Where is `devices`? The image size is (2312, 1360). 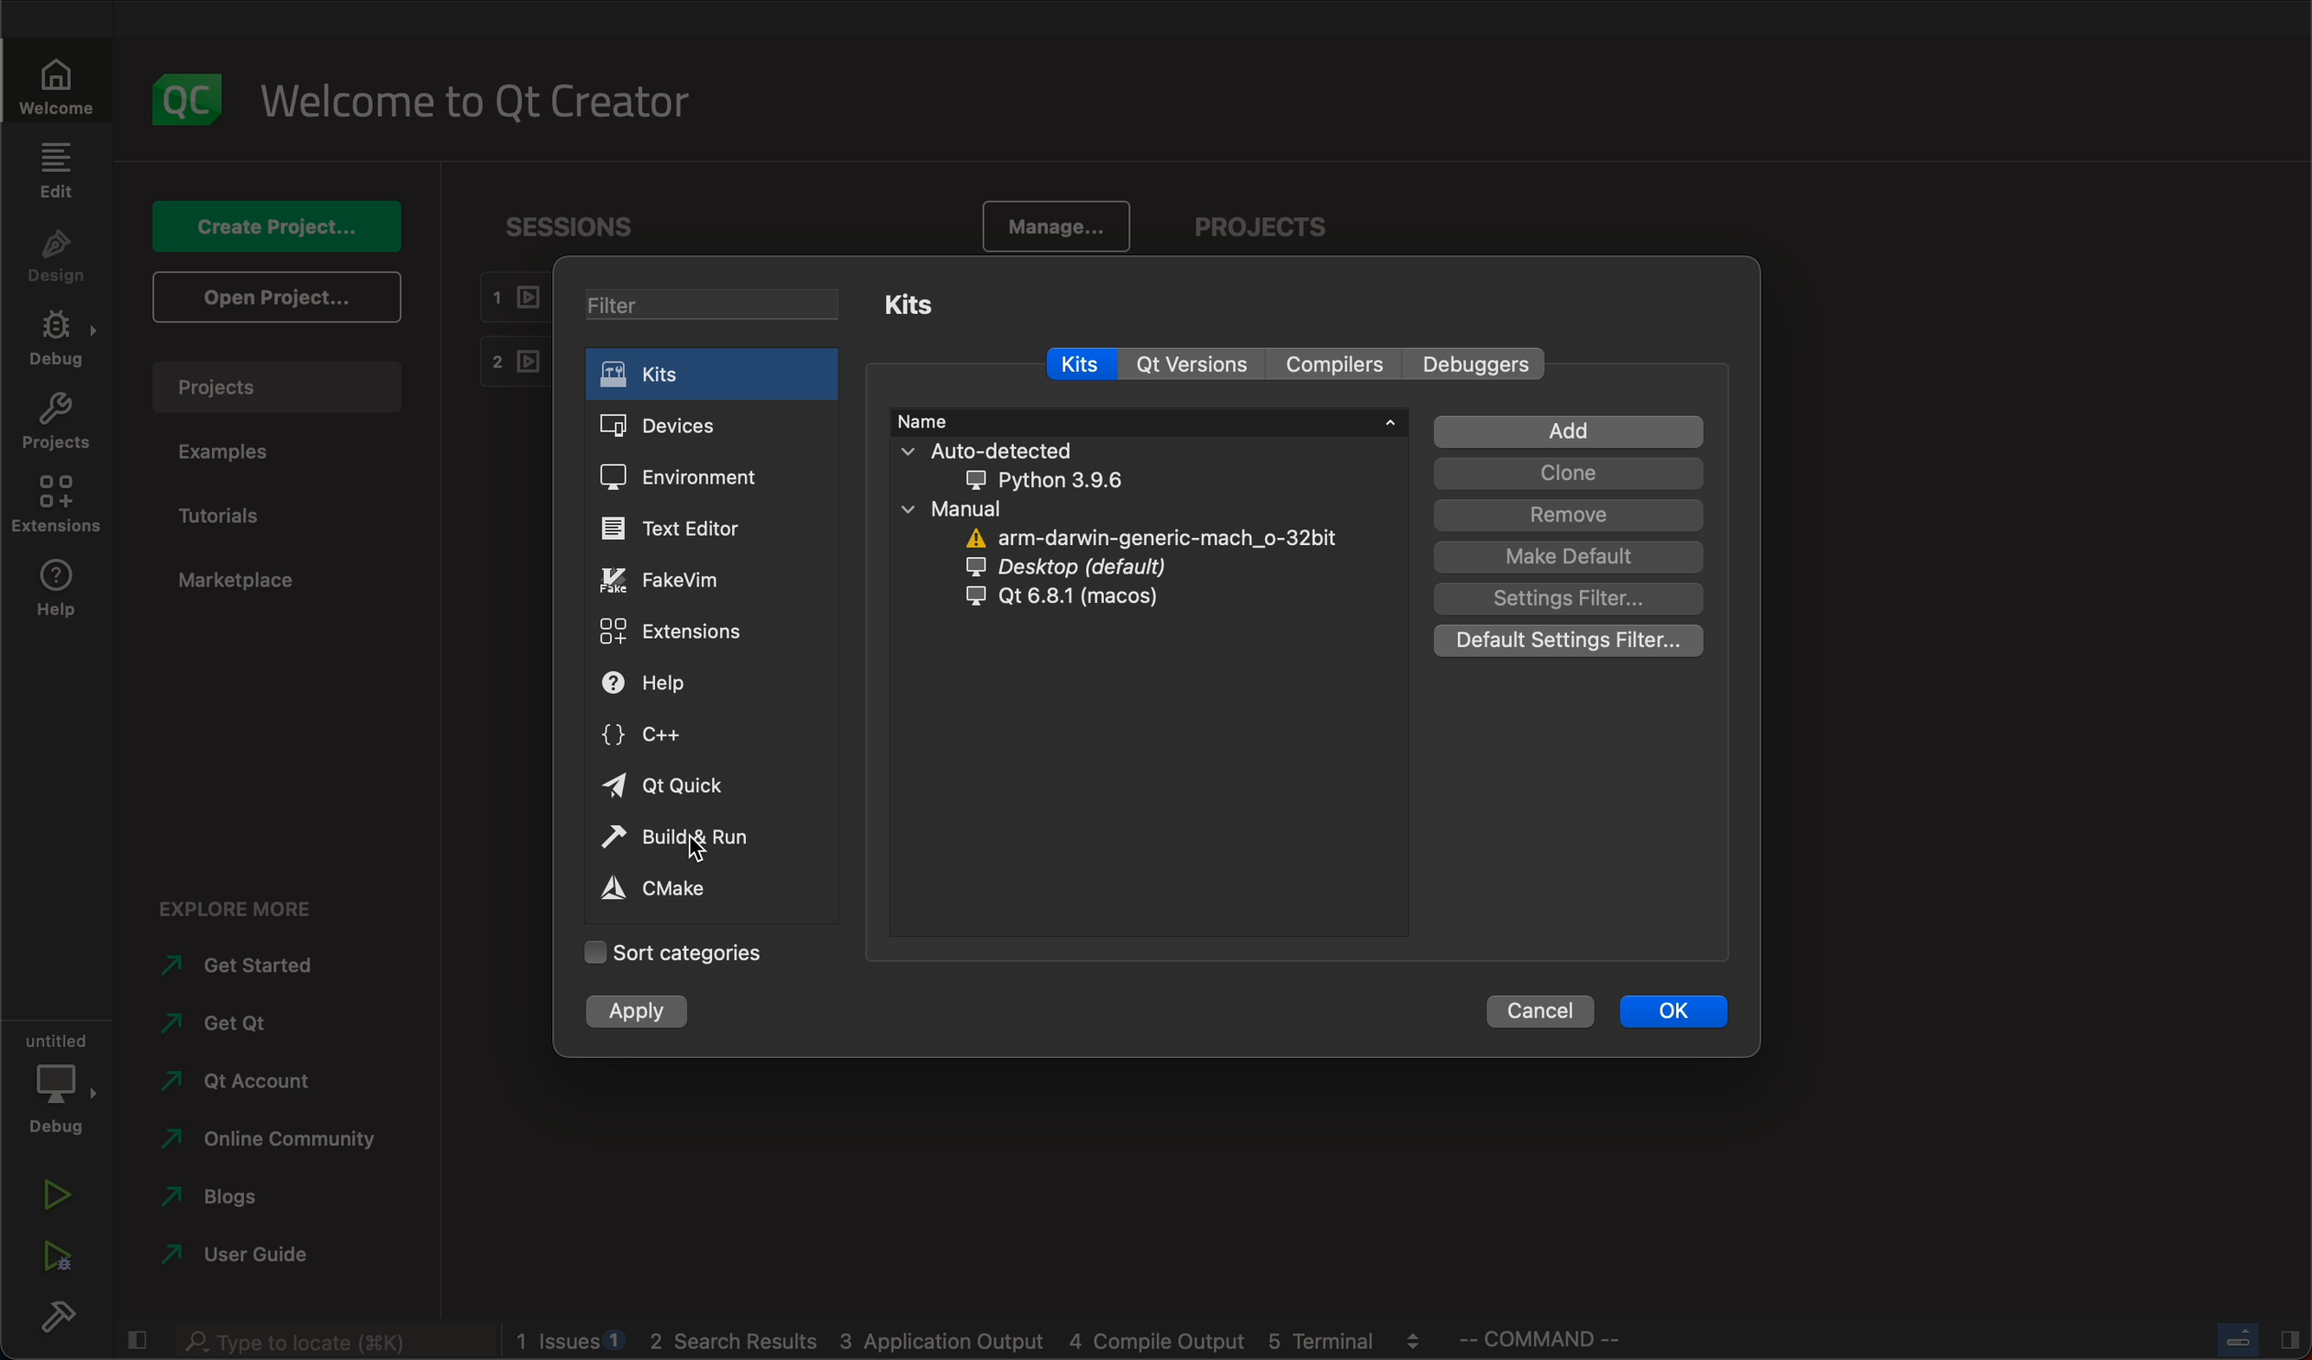 devices is located at coordinates (706, 422).